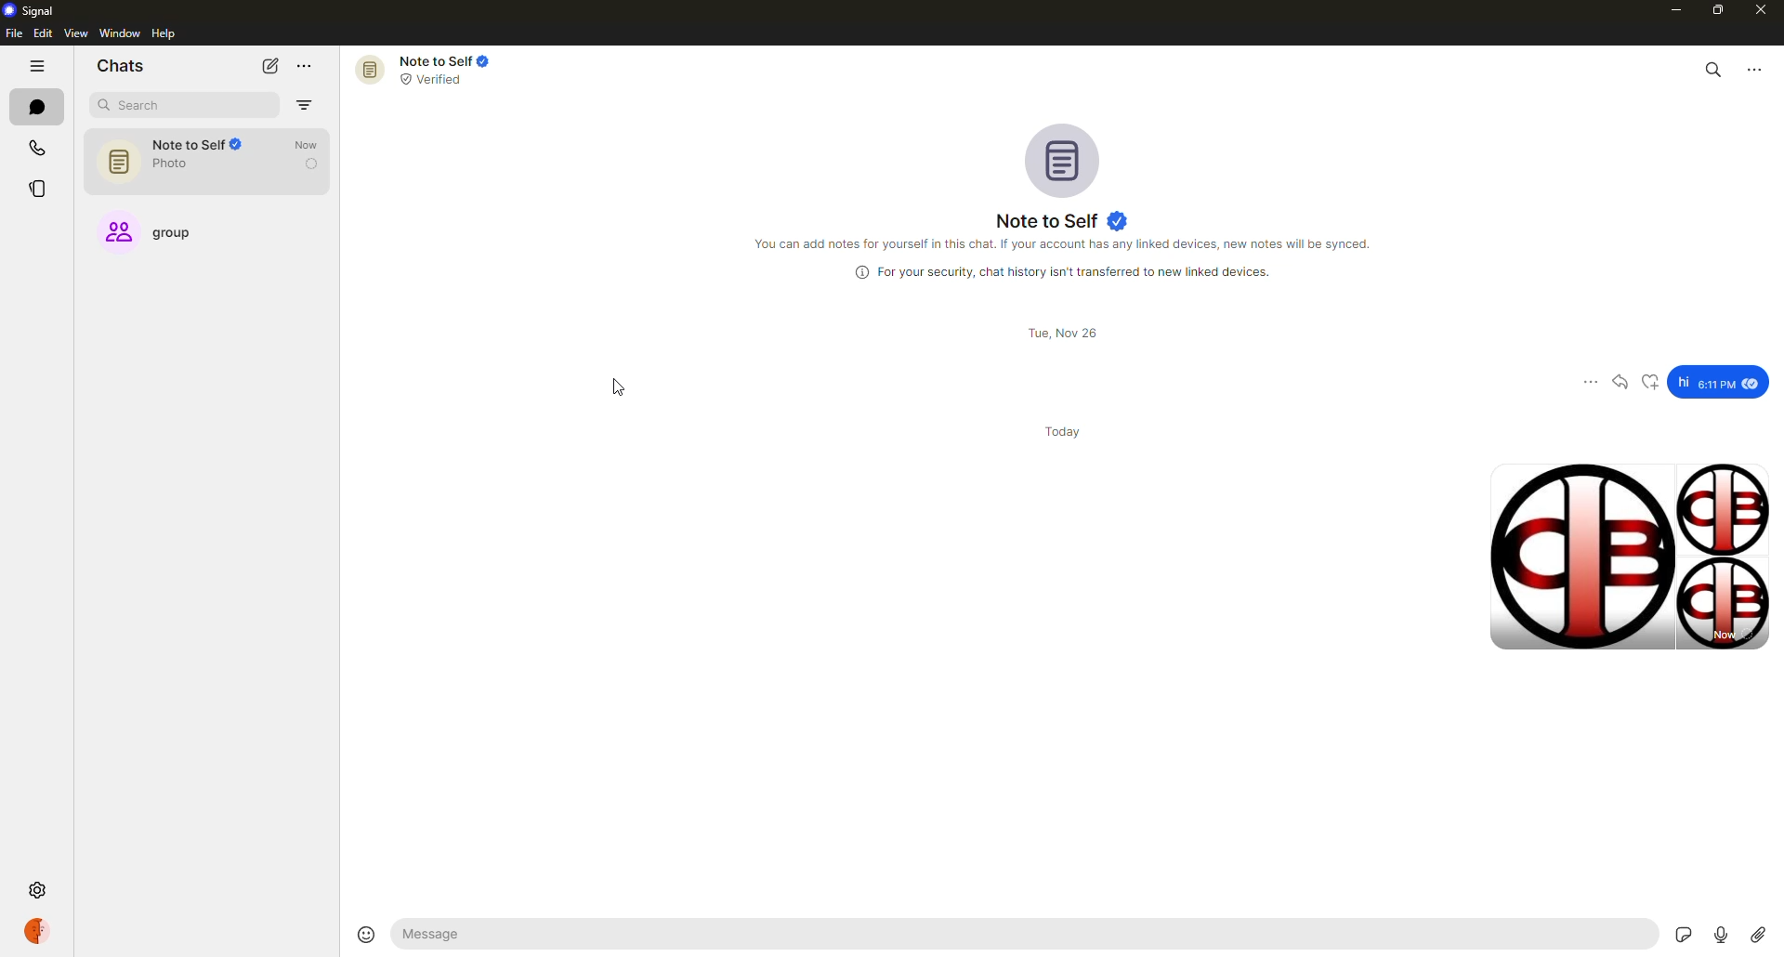 This screenshot has width=1784, height=957. I want to click on calls, so click(32, 147).